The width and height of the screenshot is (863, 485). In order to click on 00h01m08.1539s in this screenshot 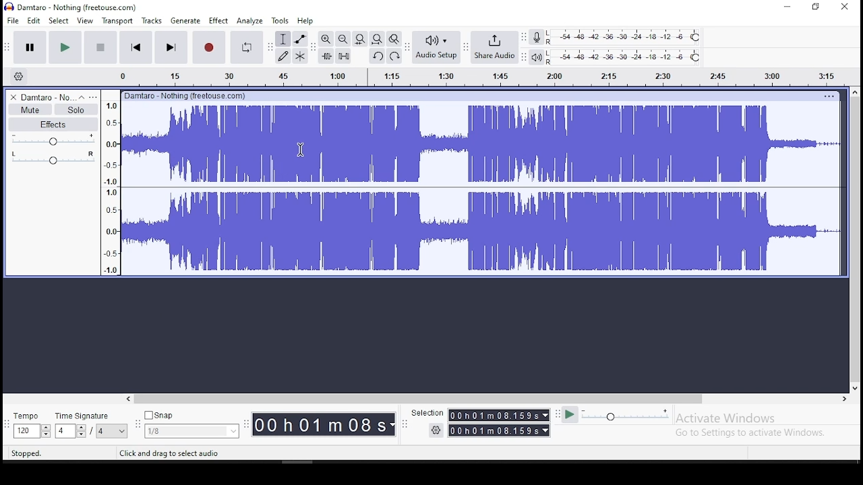, I will do `click(494, 415)`.